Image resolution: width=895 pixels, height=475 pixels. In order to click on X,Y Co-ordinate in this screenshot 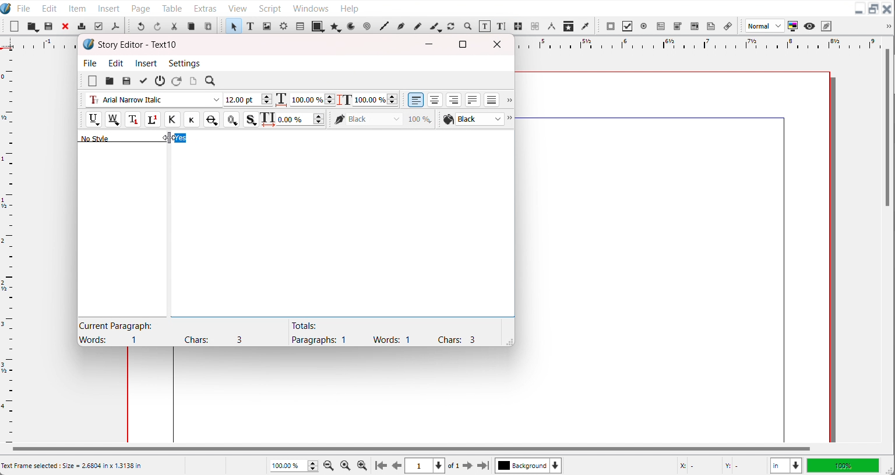, I will do `click(720, 465)`.